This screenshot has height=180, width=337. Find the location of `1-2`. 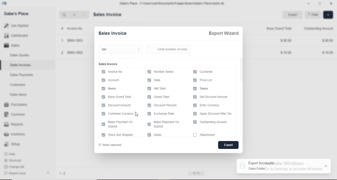

1-2 is located at coordinates (65, 174).